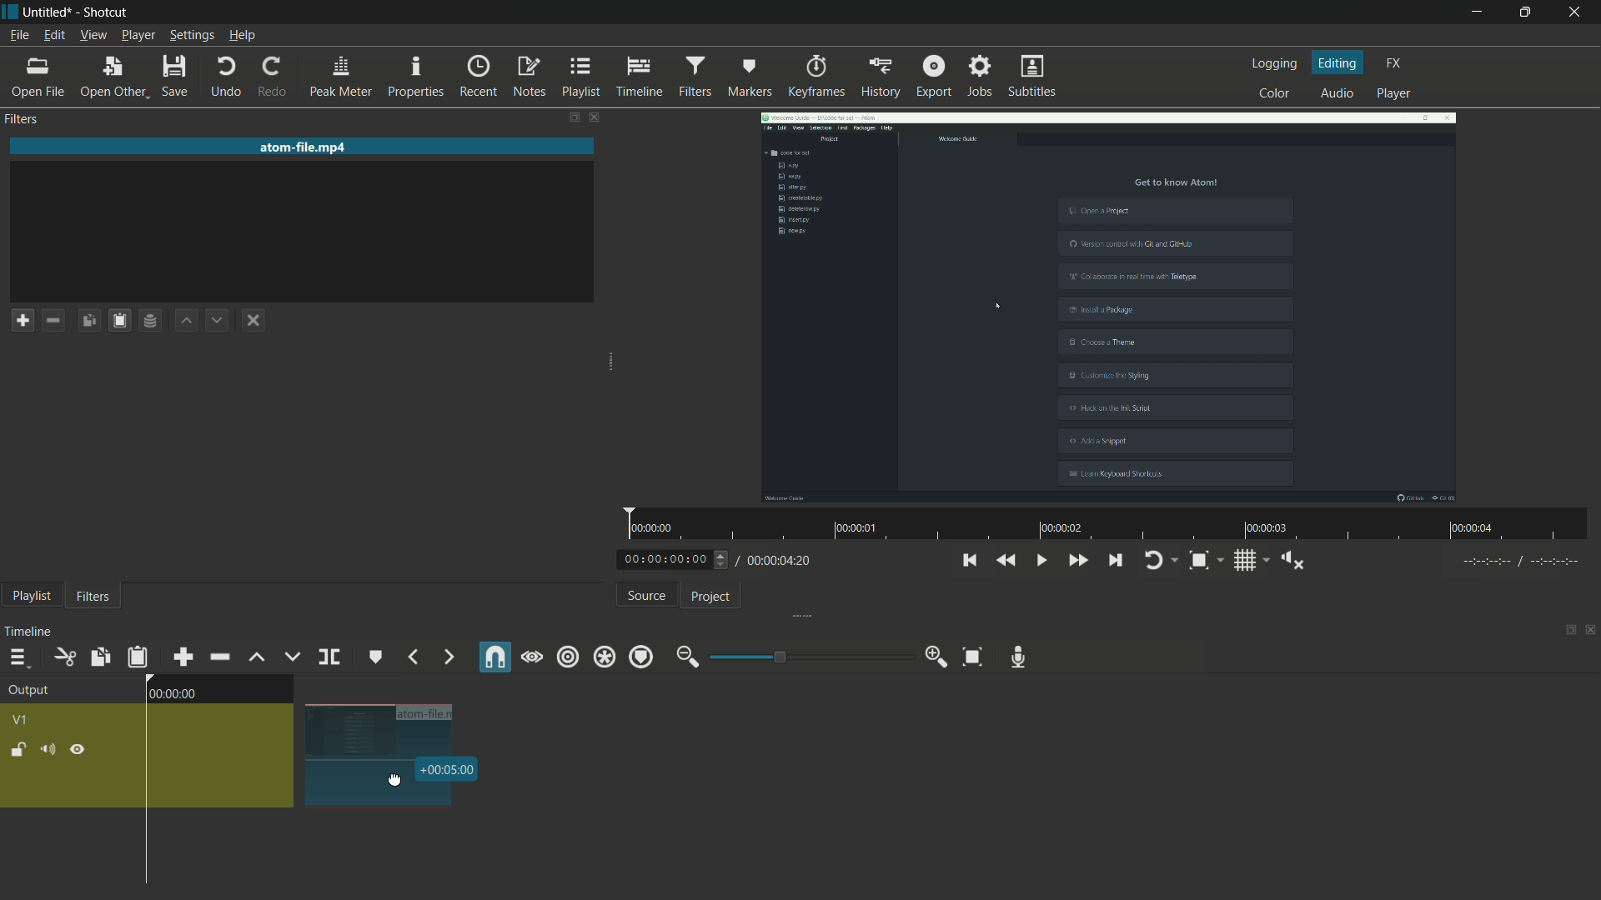 This screenshot has width=1601, height=900. What do you see at coordinates (1243, 559) in the screenshot?
I see `toggle grid` at bounding box center [1243, 559].